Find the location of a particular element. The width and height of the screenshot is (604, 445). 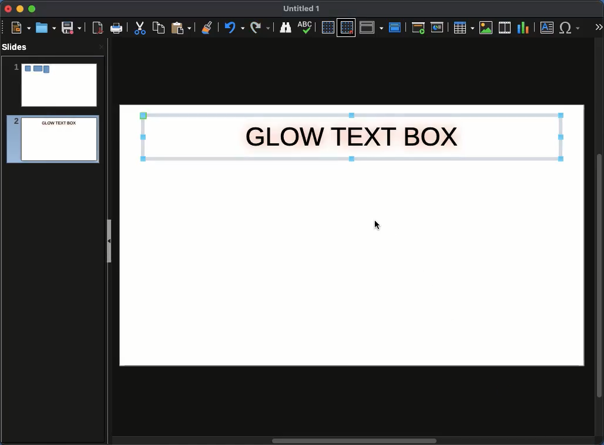

vertical scroll bar is located at coordinates (354, 441).